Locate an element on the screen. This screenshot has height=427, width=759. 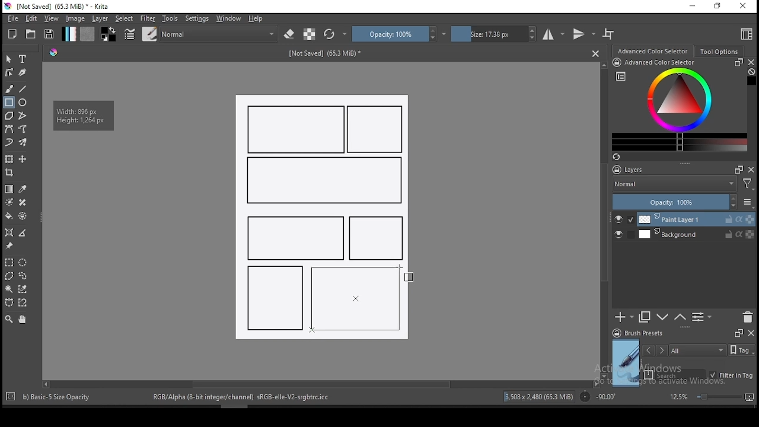
select is located at coordinates (125, 18).